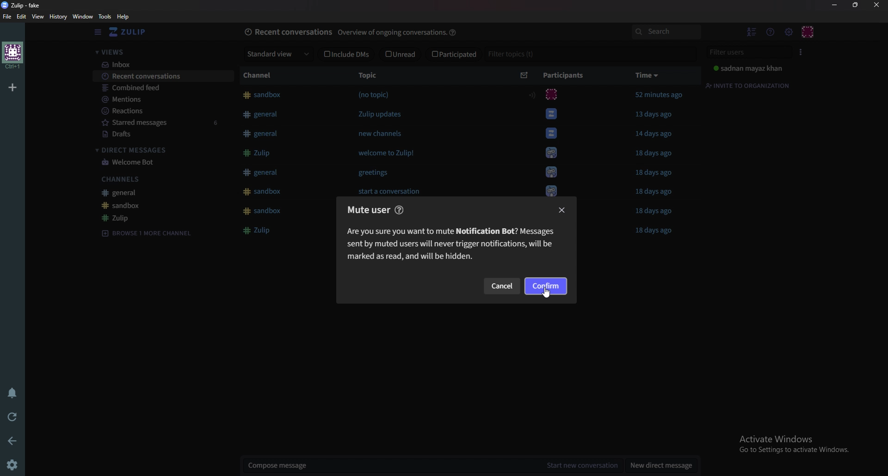  What do you see at coordinates (159, 52) in the screenshot?
I see `views` at bounding box center [159, 52].